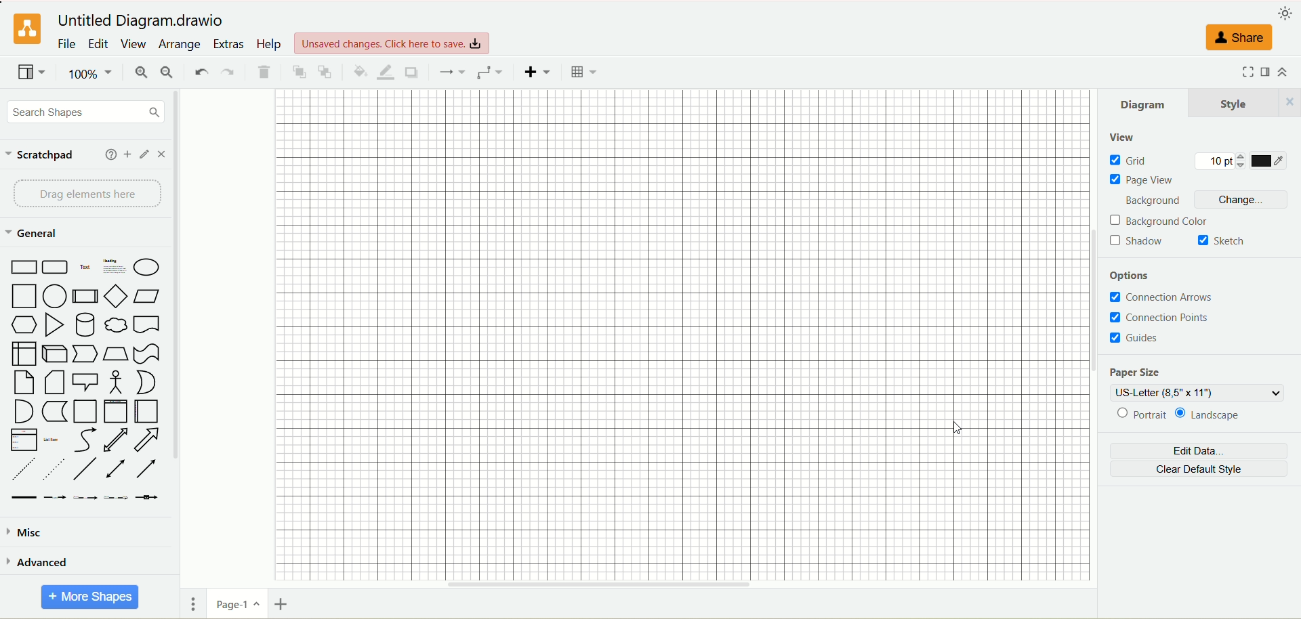  I want to click on change, so click(1242, 200).